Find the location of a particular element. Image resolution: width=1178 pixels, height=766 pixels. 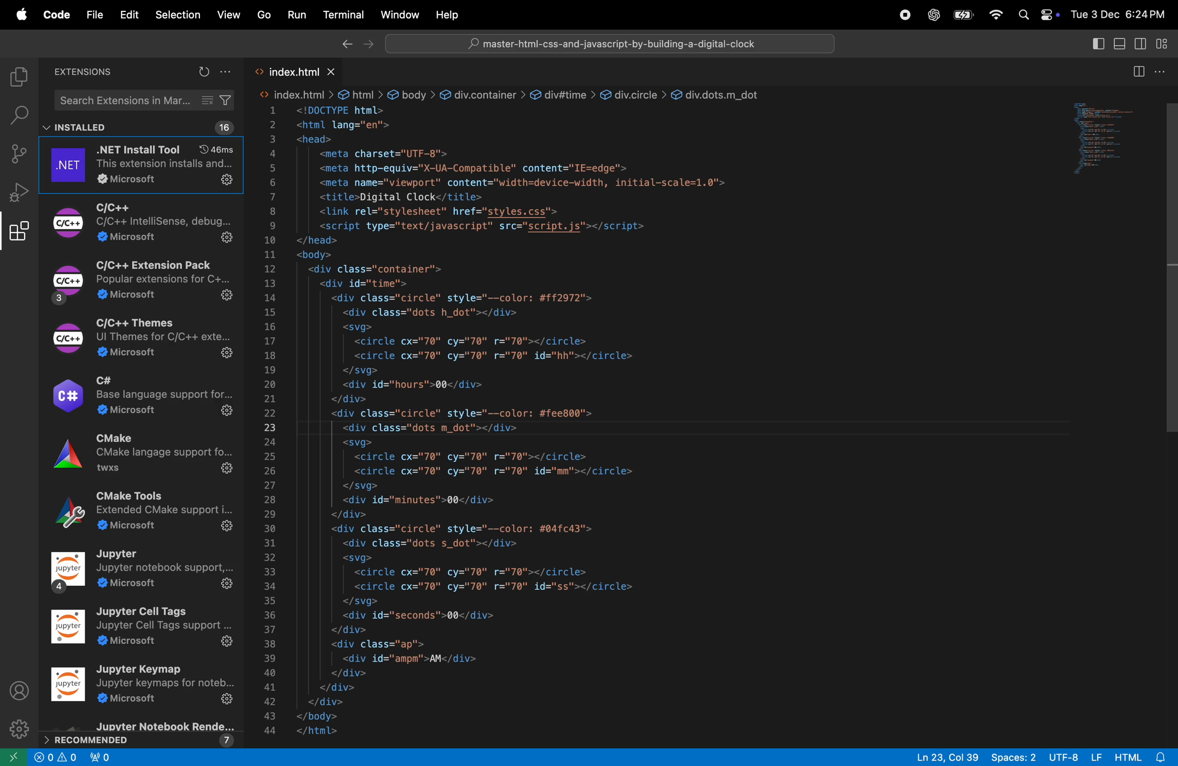

more actions is located at coordinates (226, 71).